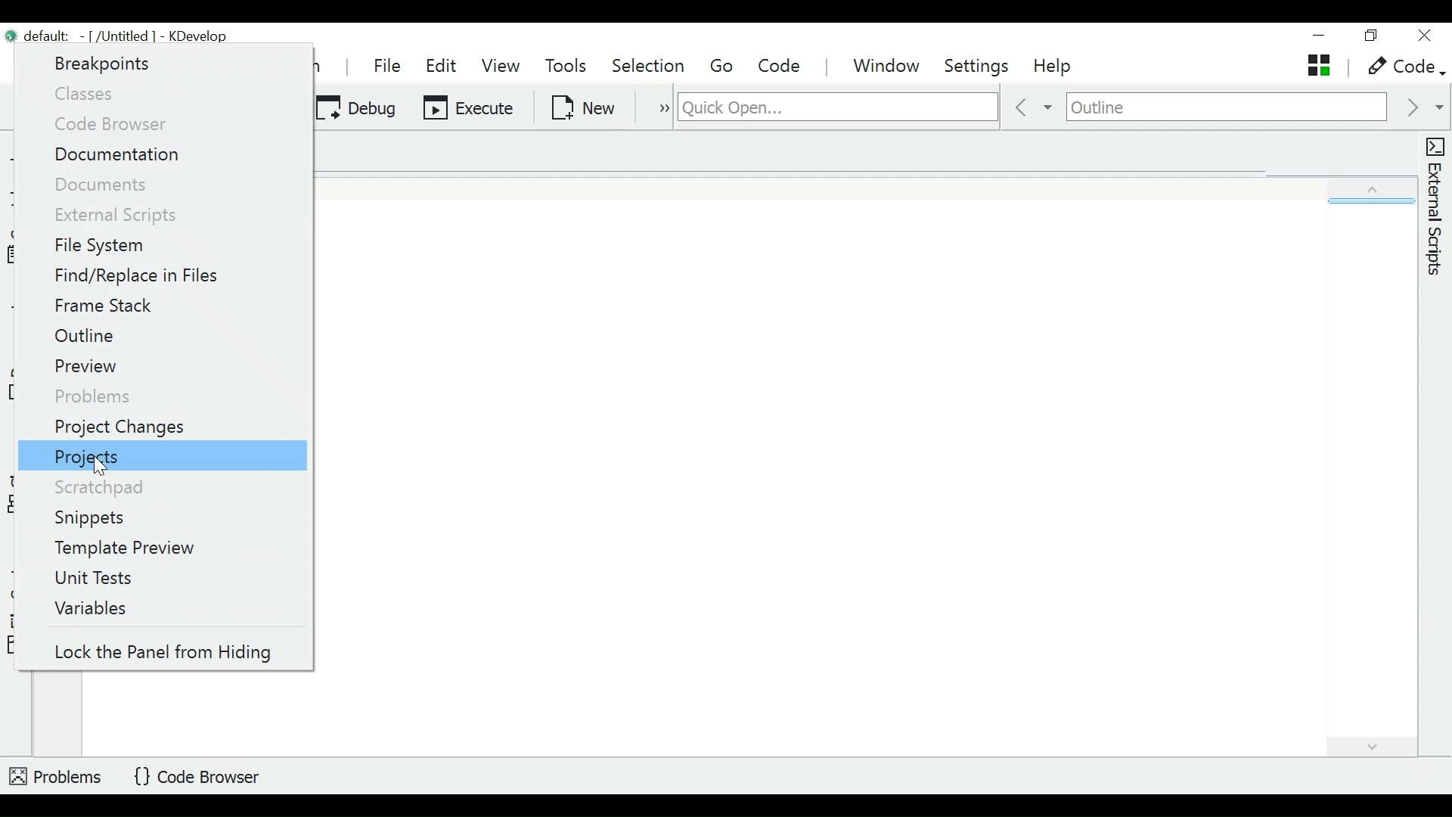 The height and width of the screenshot is (817, 1452). I want to click on more, so click(659, 106).